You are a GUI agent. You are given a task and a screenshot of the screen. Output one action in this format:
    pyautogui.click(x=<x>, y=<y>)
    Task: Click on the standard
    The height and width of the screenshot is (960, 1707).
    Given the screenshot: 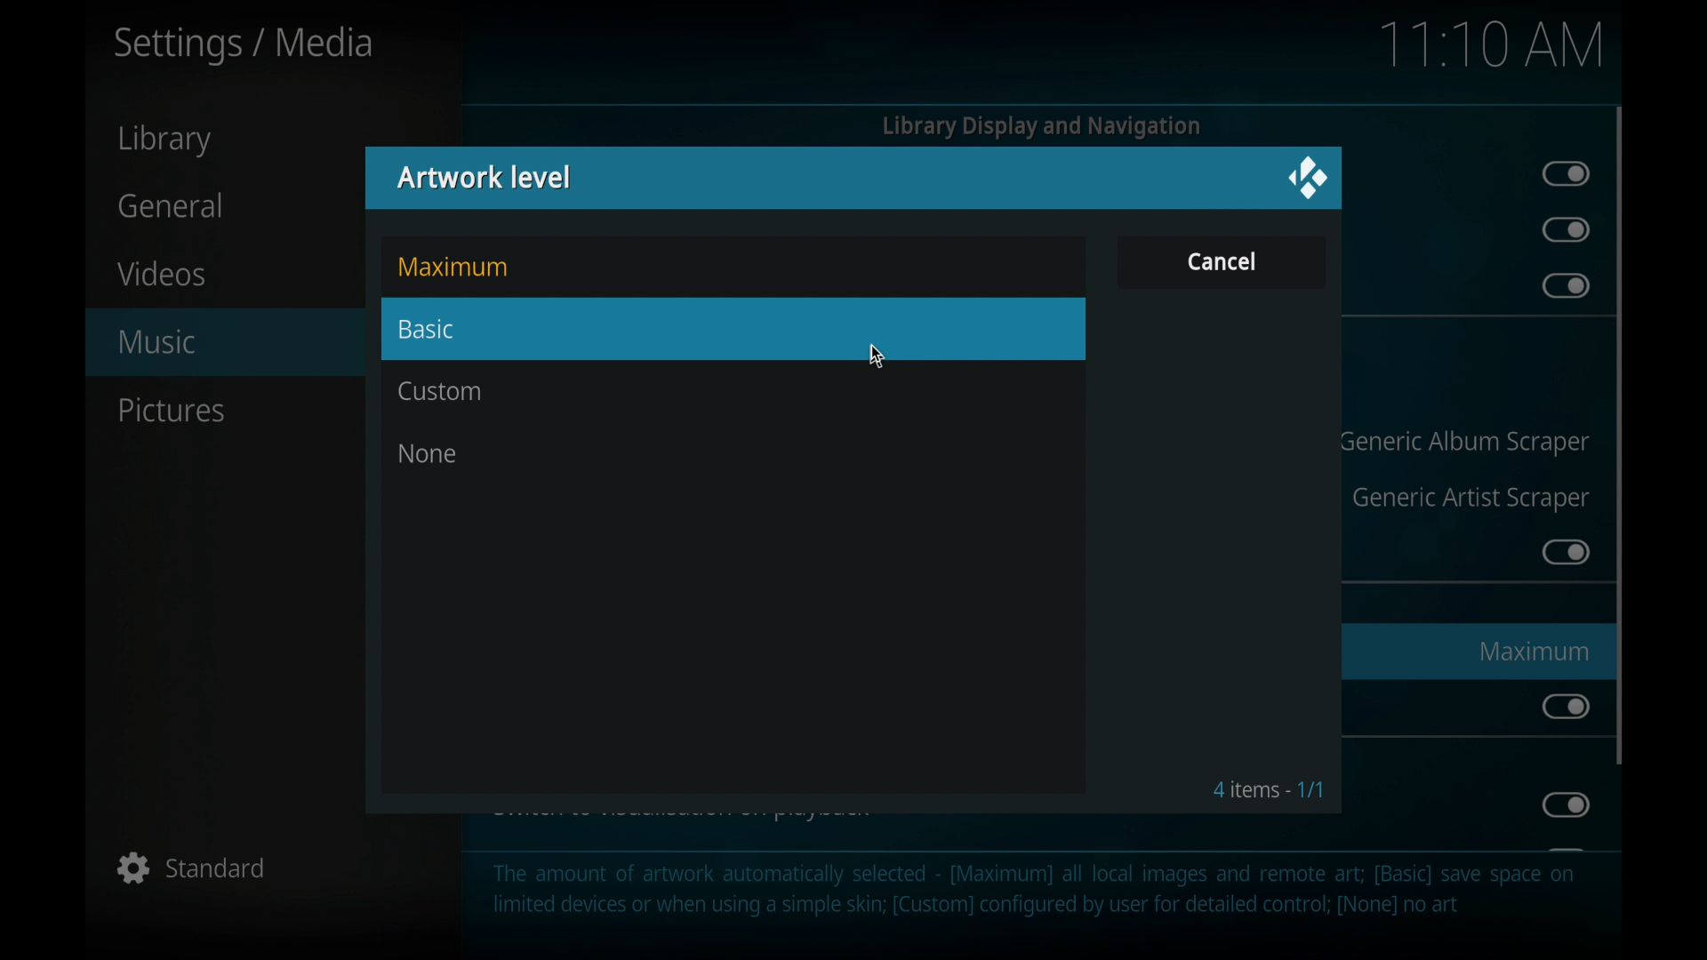 What is the action you would take?
    pyautogui.click(x=191, y=869)
    